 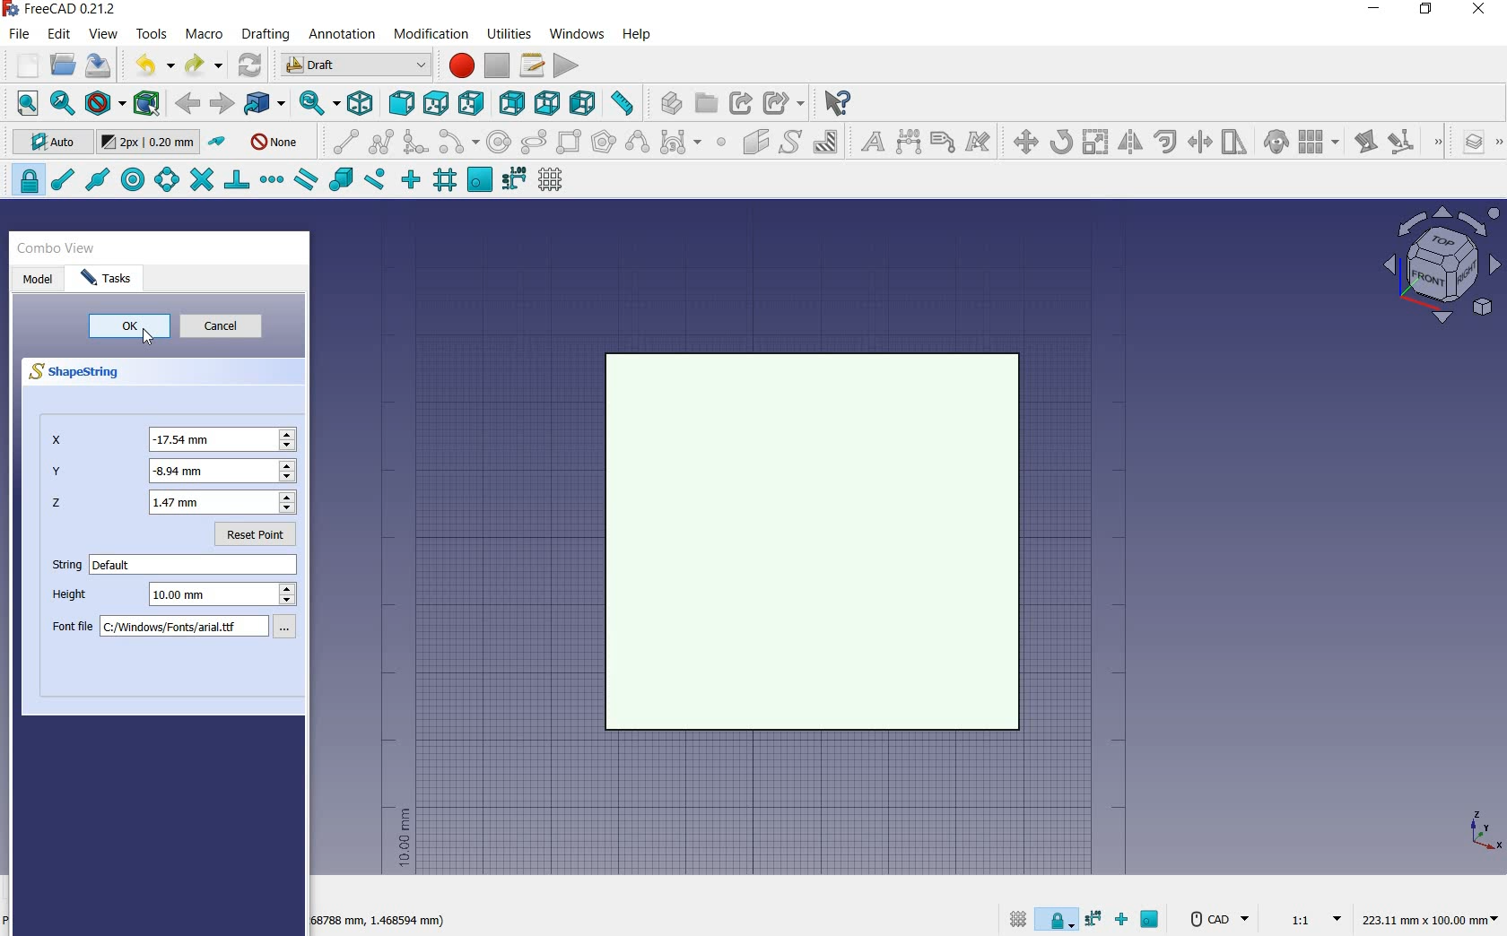 I want to click on top, so click(x=437, y=102).